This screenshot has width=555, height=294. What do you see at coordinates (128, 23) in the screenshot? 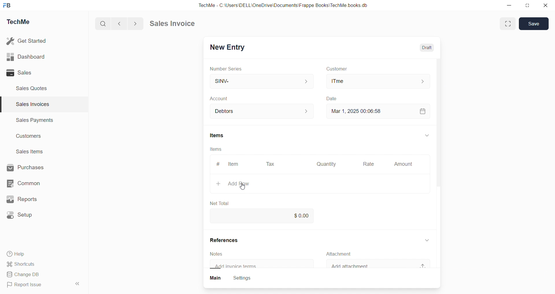
I see `Forward/Backward` at bounding box center [128, 23].